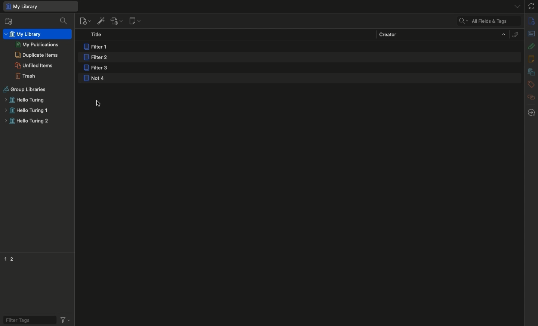 This screenshot has width=538, height=326. What do you see at coordinates (15, 258) in the screenshot?
I see `Tag 2` at bounding box center [15, 258].